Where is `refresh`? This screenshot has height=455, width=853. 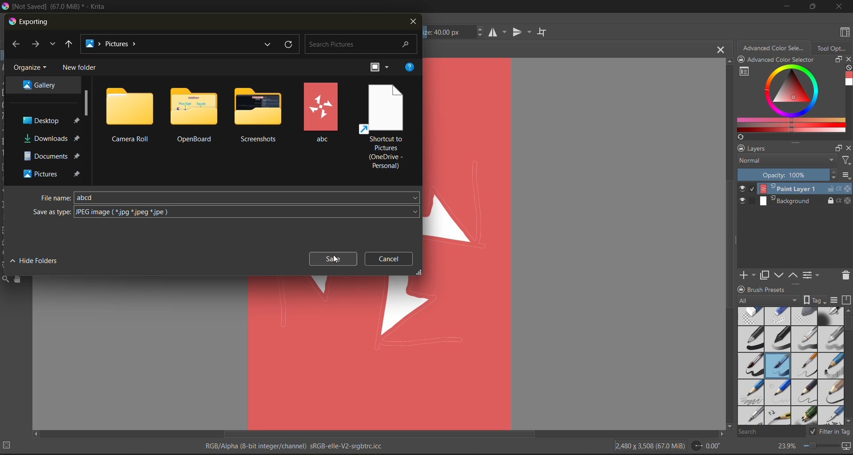 refresh is located at coordinates (290, 45).